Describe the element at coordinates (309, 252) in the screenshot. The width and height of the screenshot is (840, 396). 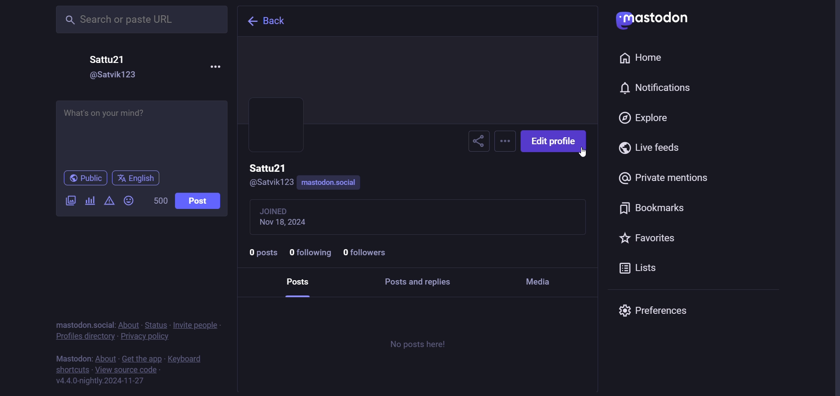
I see `following` at that location.